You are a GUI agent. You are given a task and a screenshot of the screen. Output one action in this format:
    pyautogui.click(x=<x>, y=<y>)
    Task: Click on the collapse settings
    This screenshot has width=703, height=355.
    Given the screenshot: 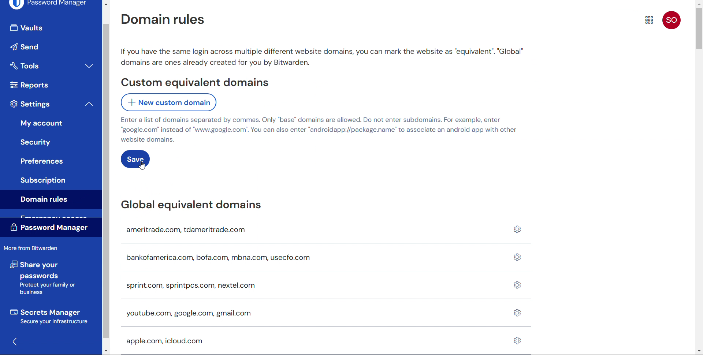 What is the action you would take?
    pyautogui.click(x=88, y=104)
    